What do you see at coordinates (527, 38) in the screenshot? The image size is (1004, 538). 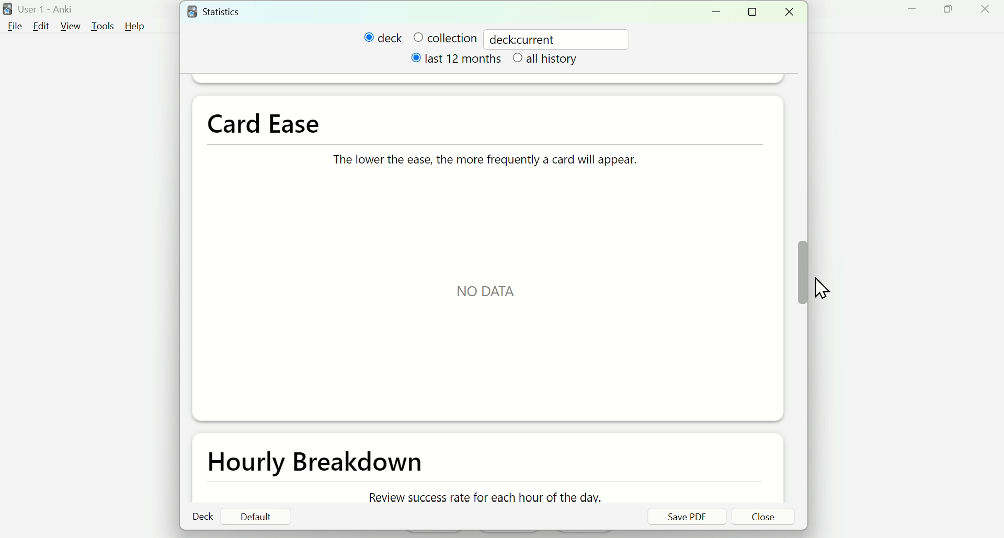 I see `decj"current` at bounding box center [527, 38].